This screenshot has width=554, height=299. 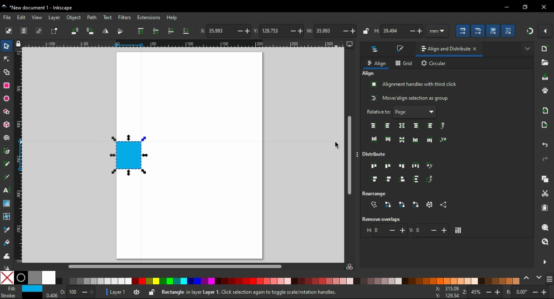 What do you see at coordinates (531, 32) in the screenshot?
I see `snap` at bounding box center [531, 32].